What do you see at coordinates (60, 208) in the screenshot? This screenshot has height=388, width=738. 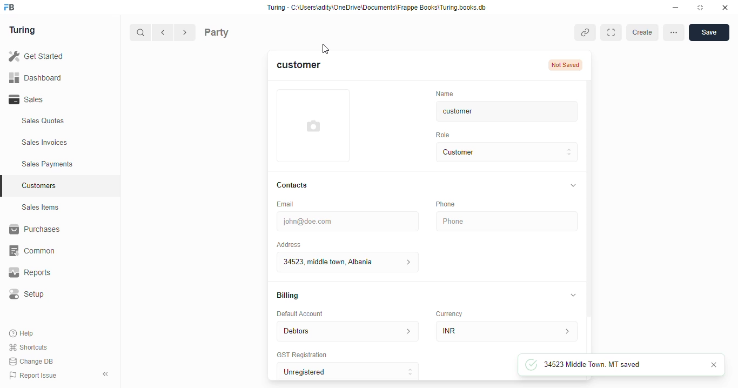 I see `Sales Items.` at bounding box center [60, 208].